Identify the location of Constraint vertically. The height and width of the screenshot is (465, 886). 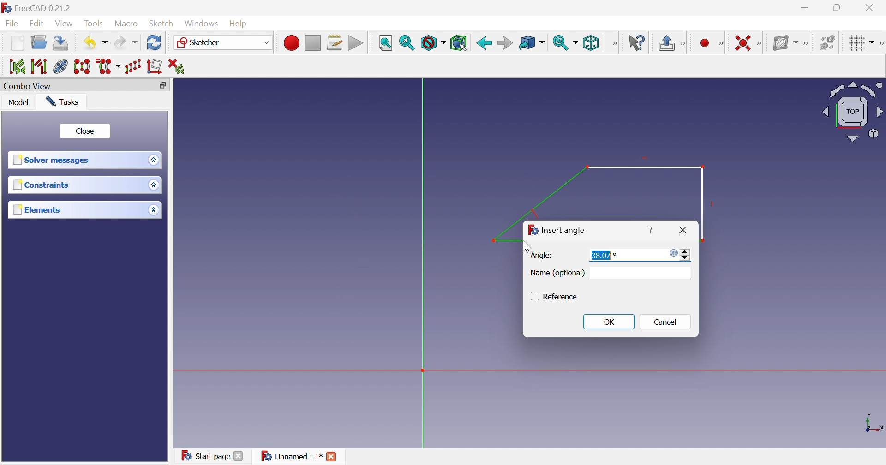
(707, 42).